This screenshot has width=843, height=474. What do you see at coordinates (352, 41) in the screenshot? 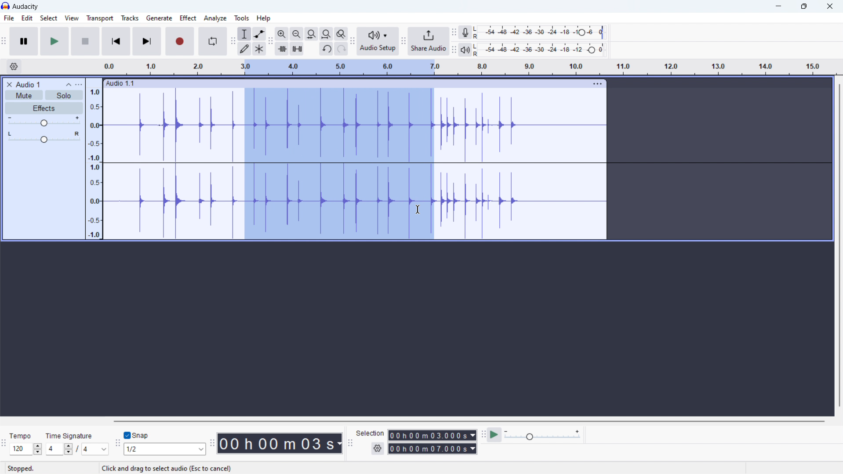
I see `audio setup toolbar` at bounding box center [352, 41].